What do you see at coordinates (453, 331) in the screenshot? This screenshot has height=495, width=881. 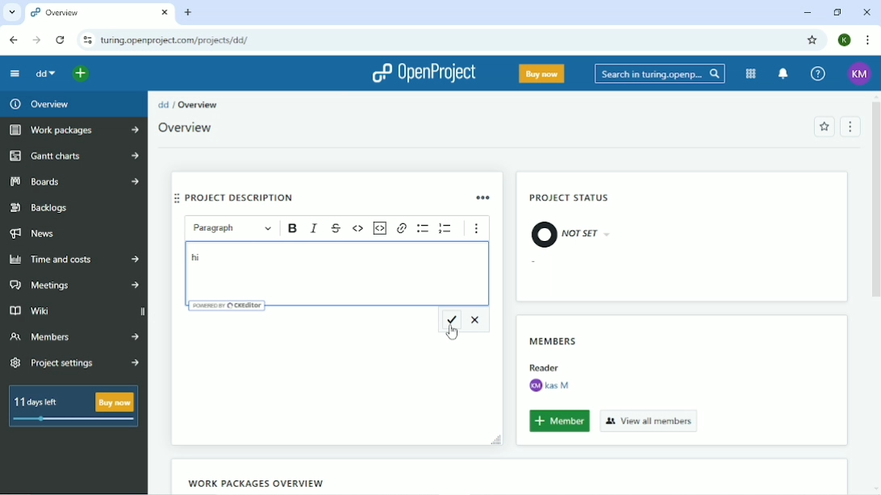 I see `Cursor` at bounding box center [453, 331].